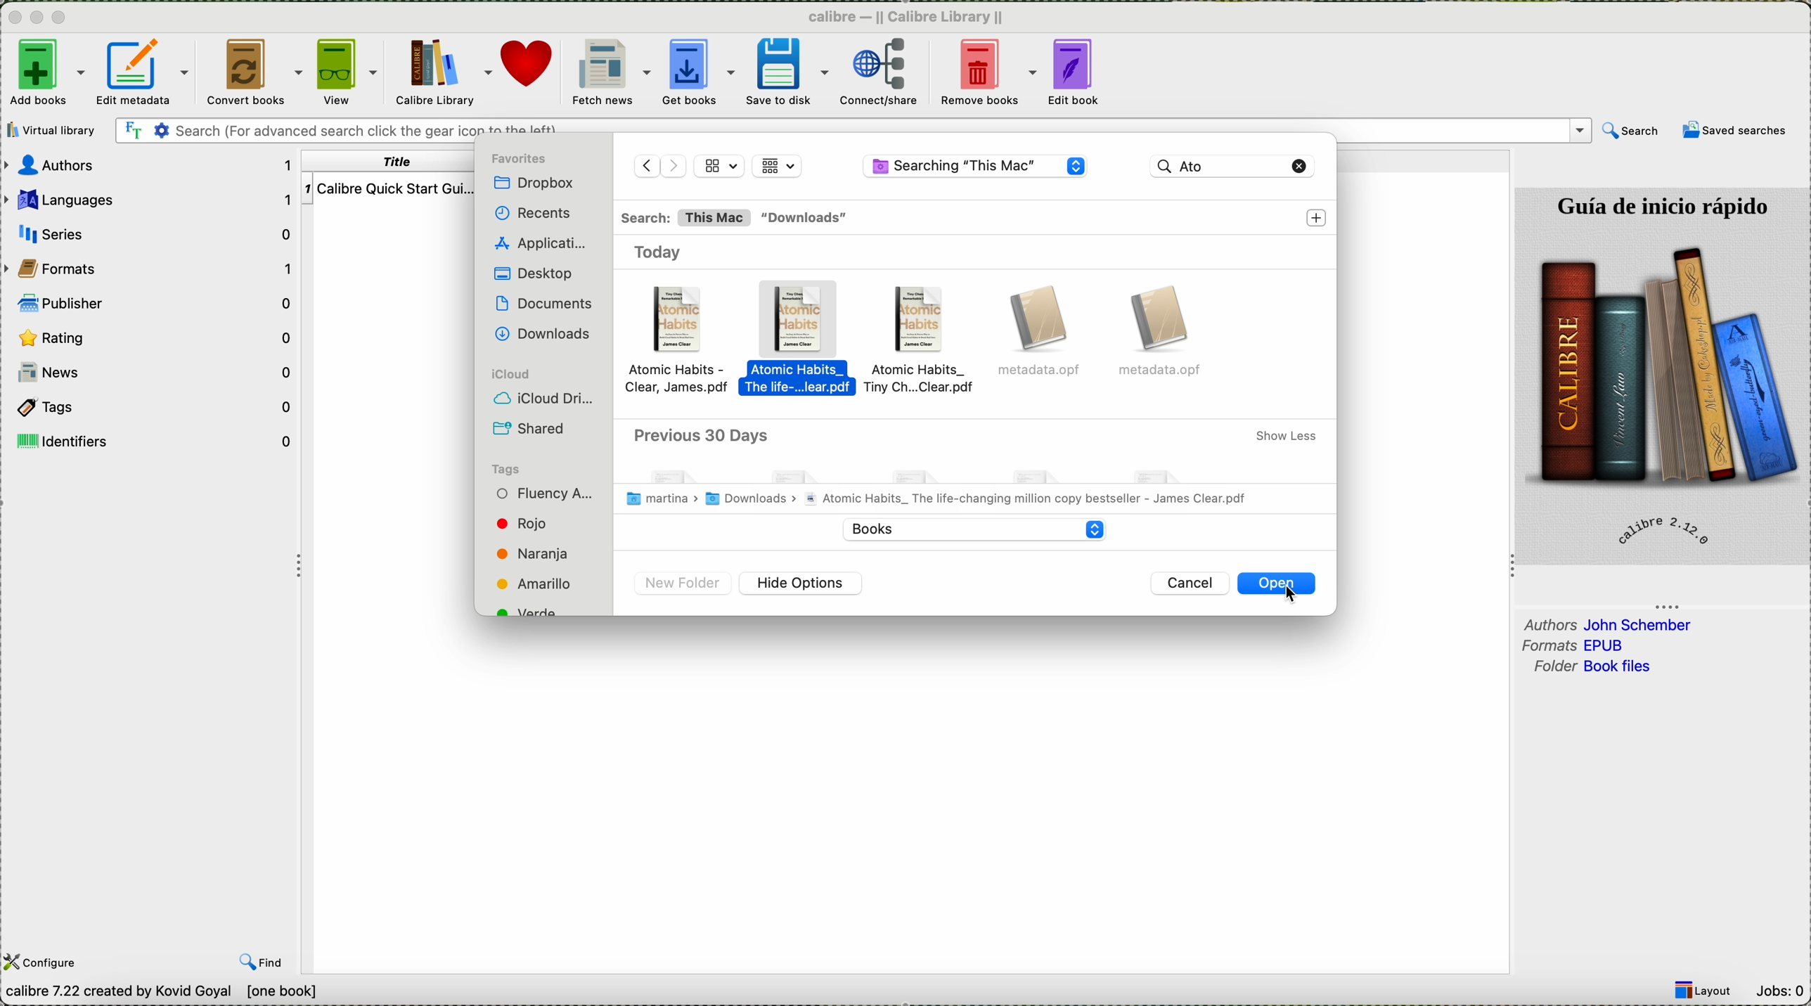 The height and width of the screenshot is (1006, 1811). Describe the element at coordinates (1664, 375) in the screenshot. I see `image quick start guide` at that location.